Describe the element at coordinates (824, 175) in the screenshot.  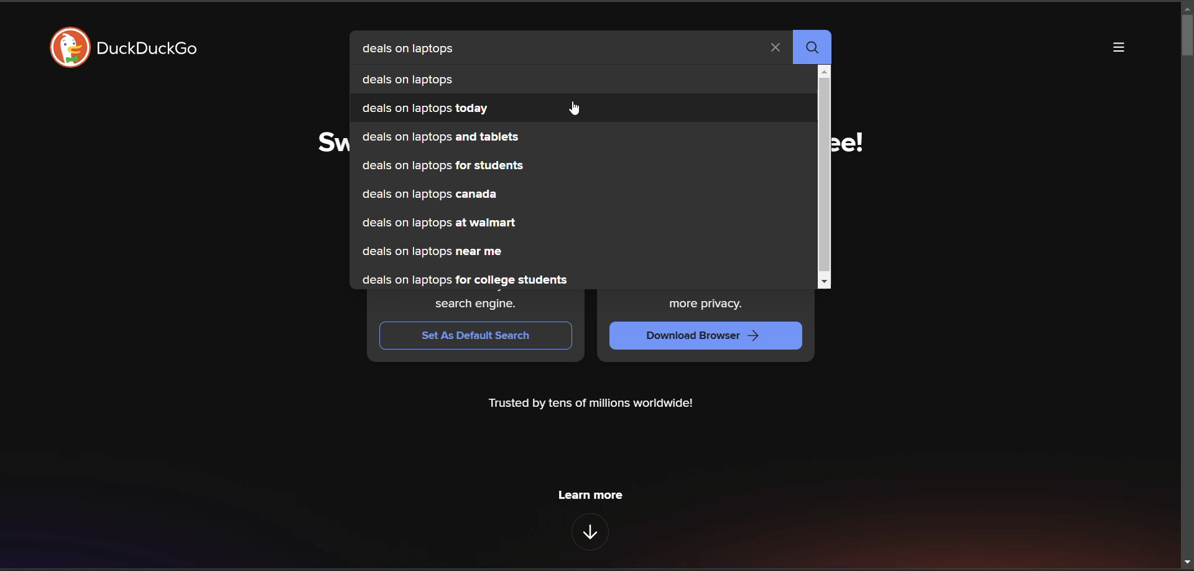
I see `vertical scroll bar` at that location.